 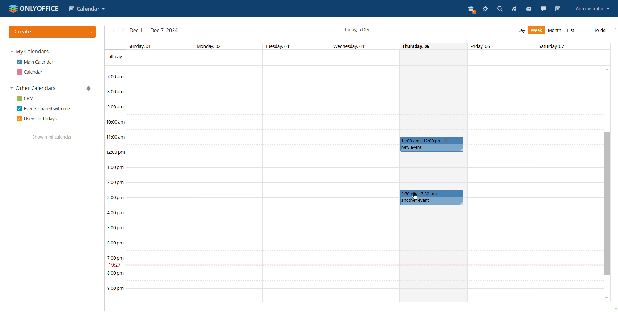 What do you see at coordinates (606, 298) in the screenshot?
I see `scroll down` at bounding box center [606, 298].